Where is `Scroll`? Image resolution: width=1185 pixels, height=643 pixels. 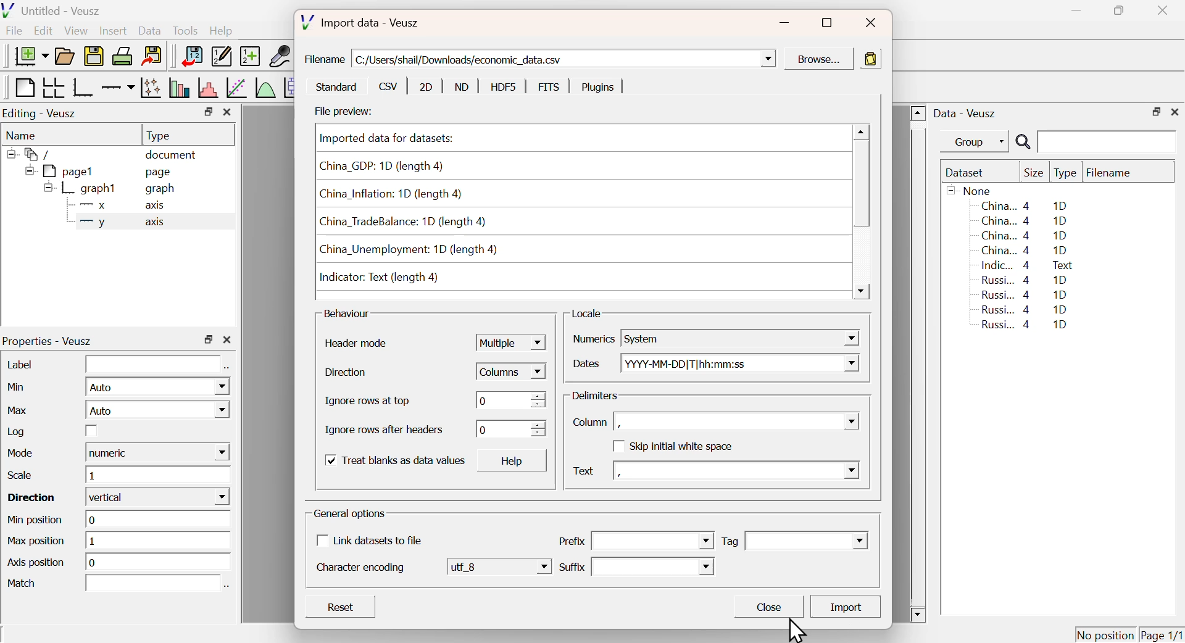
Scroll is located at coordinates (860, 211).